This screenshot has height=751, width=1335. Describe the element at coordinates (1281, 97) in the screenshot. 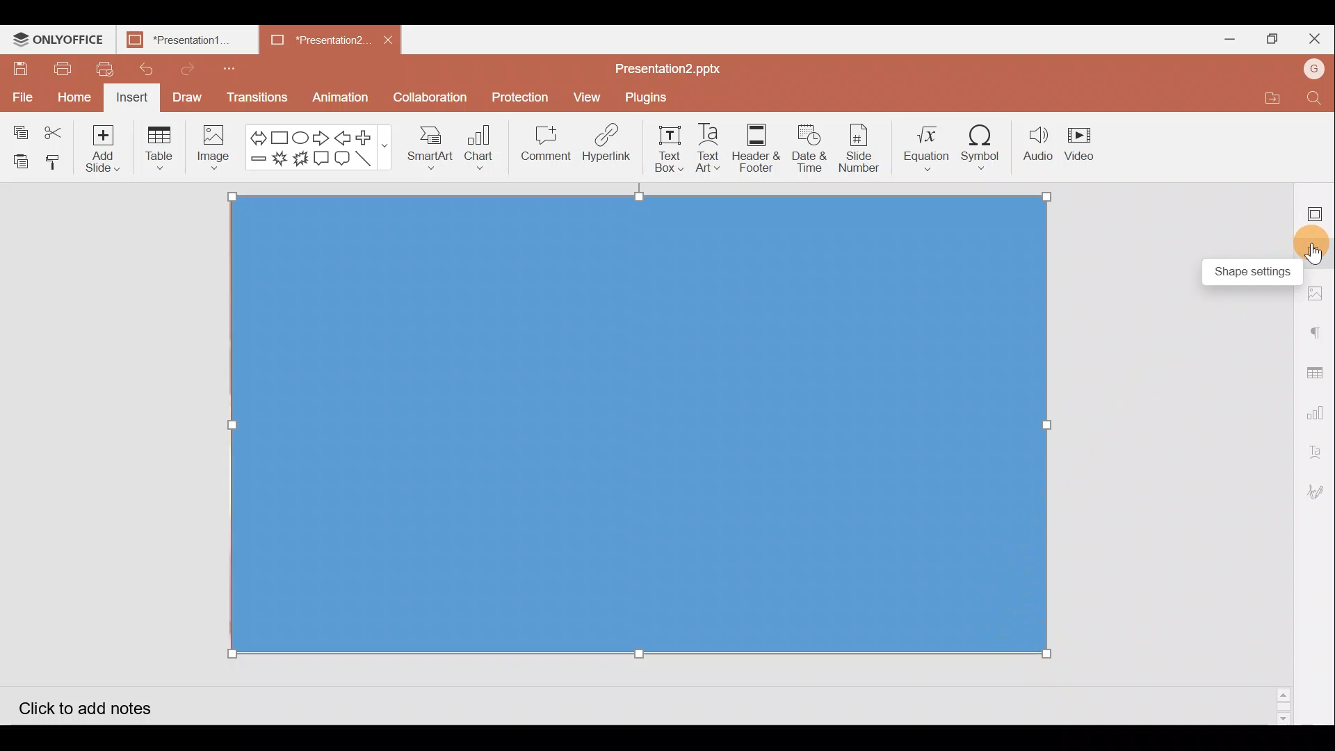

I see `Open file location` at that location.